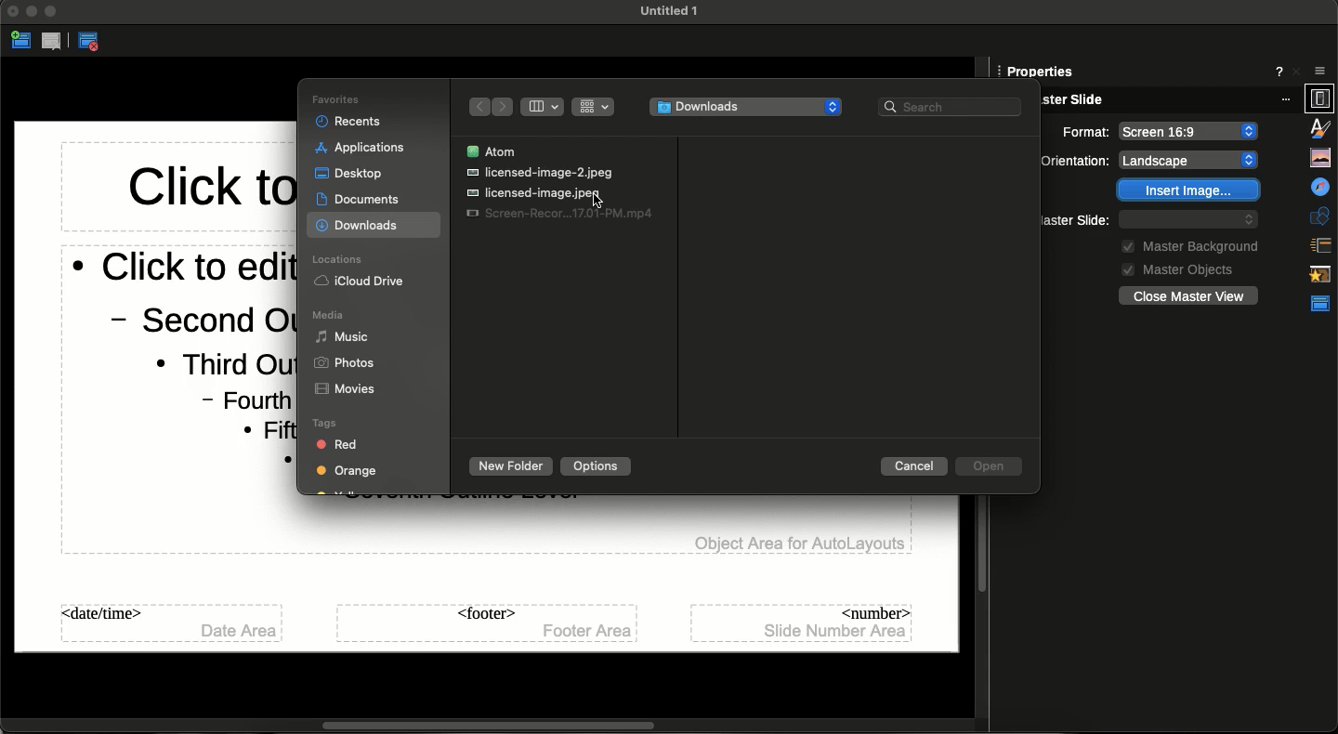 The width and height of the screenshot is (1338, 734). Describe the element at coordinates (1169, 267) in the screenshot. I see `Master objects` at that location.